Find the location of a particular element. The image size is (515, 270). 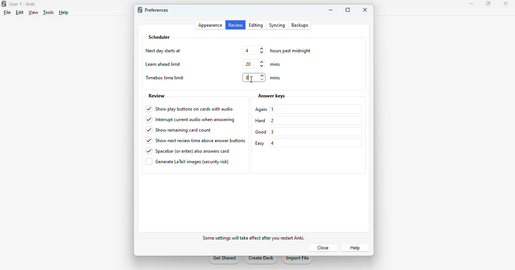

get shared is located at coordinates (225, 260).